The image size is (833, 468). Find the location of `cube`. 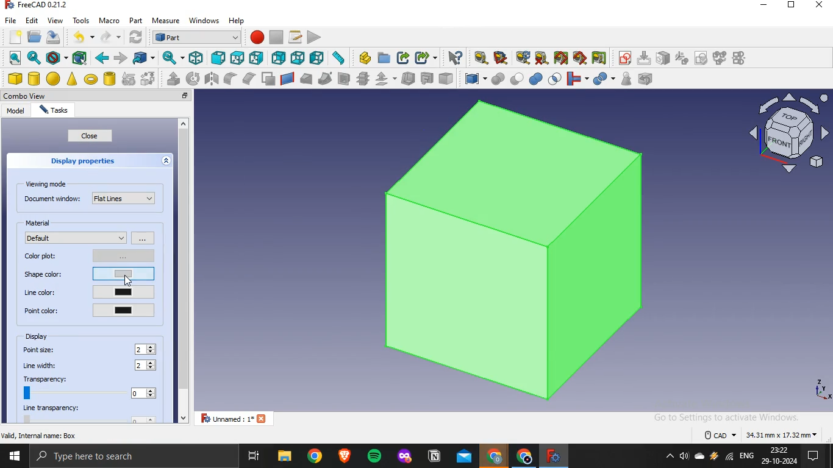

cube is located at coordinates (15, 79).